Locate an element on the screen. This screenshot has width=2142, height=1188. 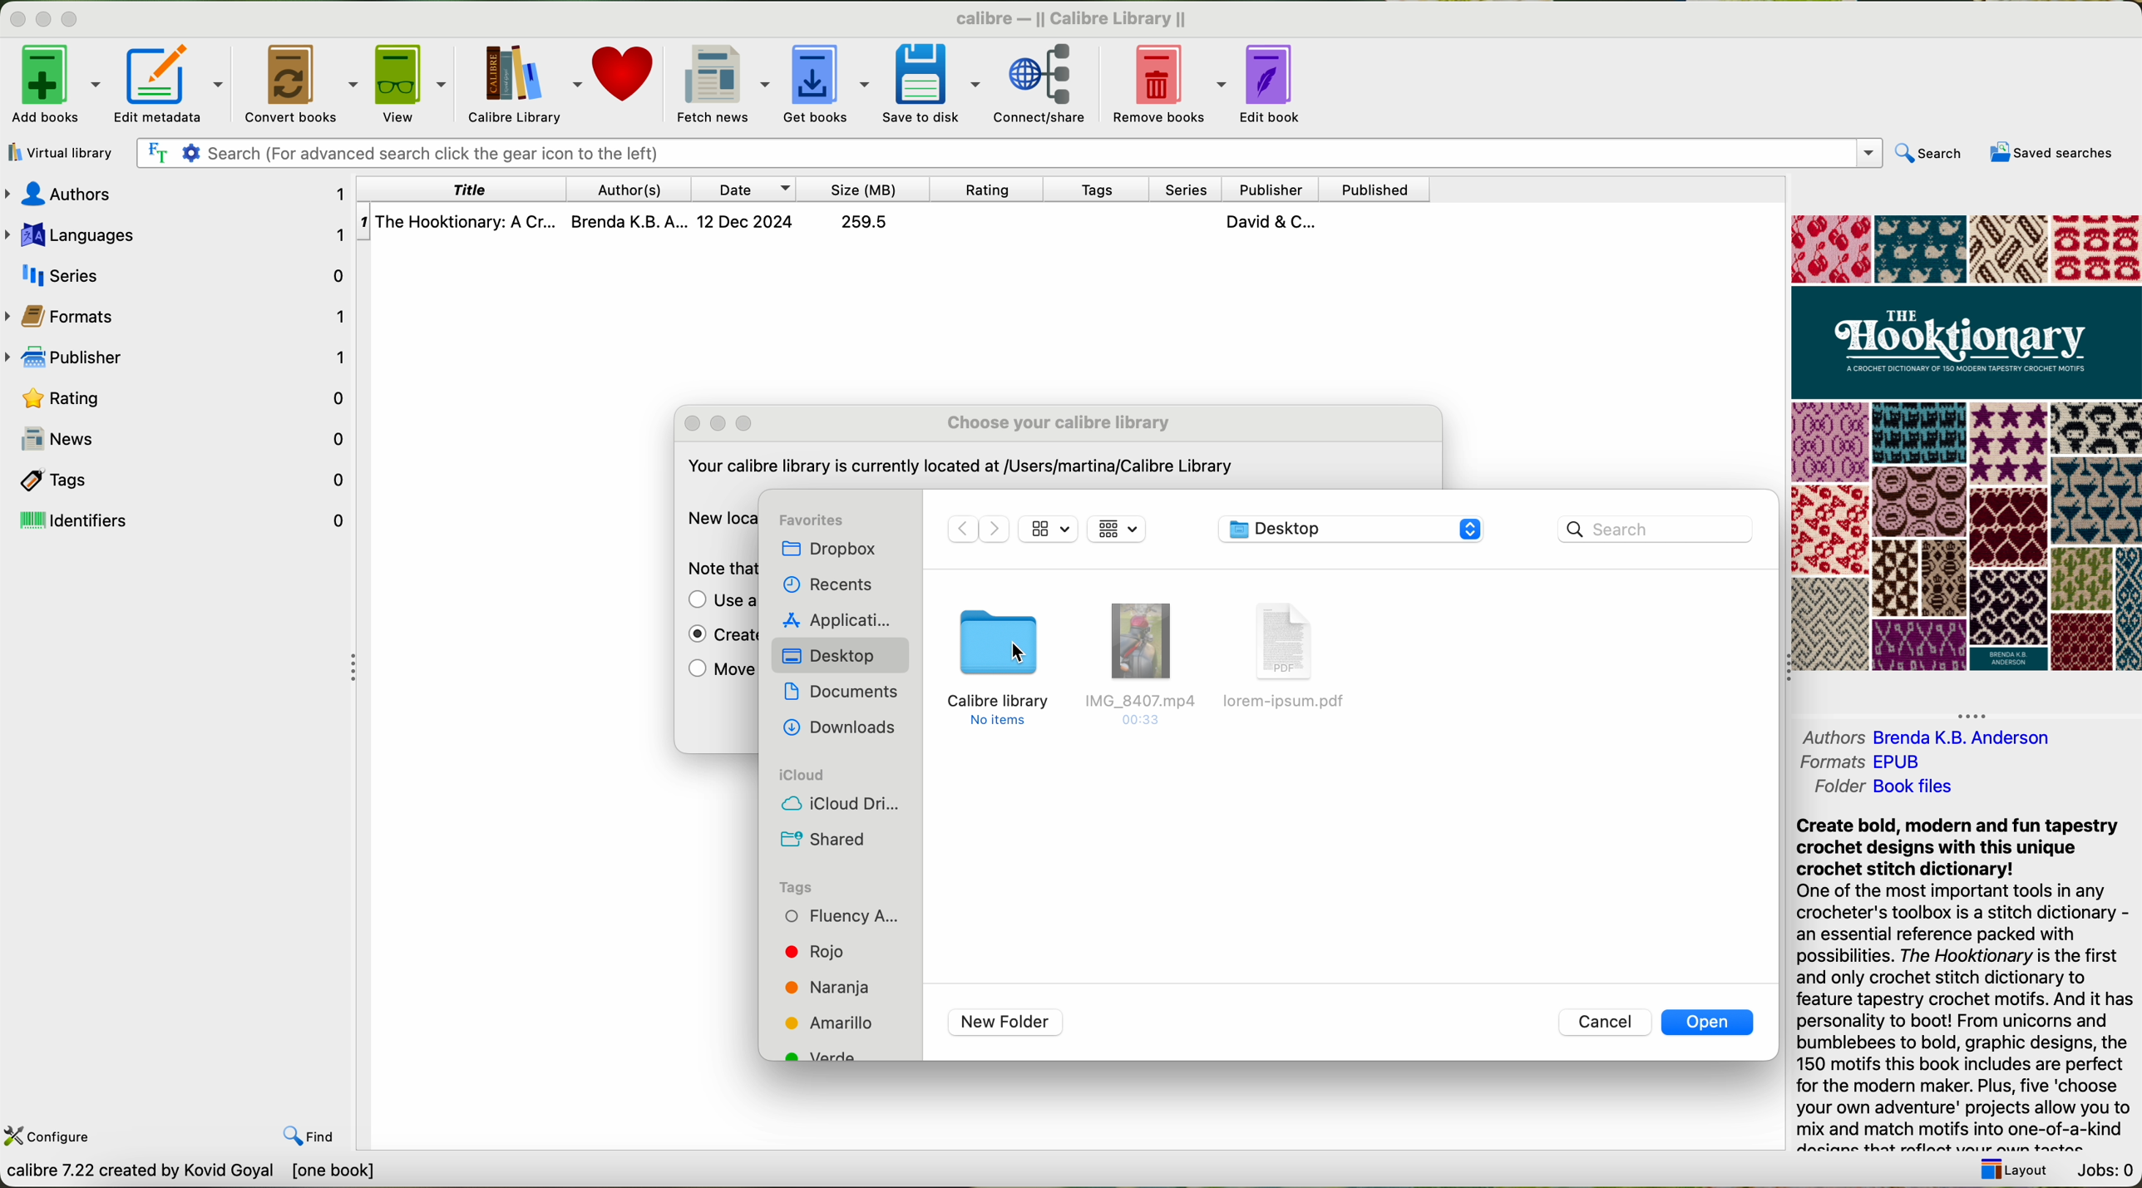
maximize is located at coordinates (71, 18).